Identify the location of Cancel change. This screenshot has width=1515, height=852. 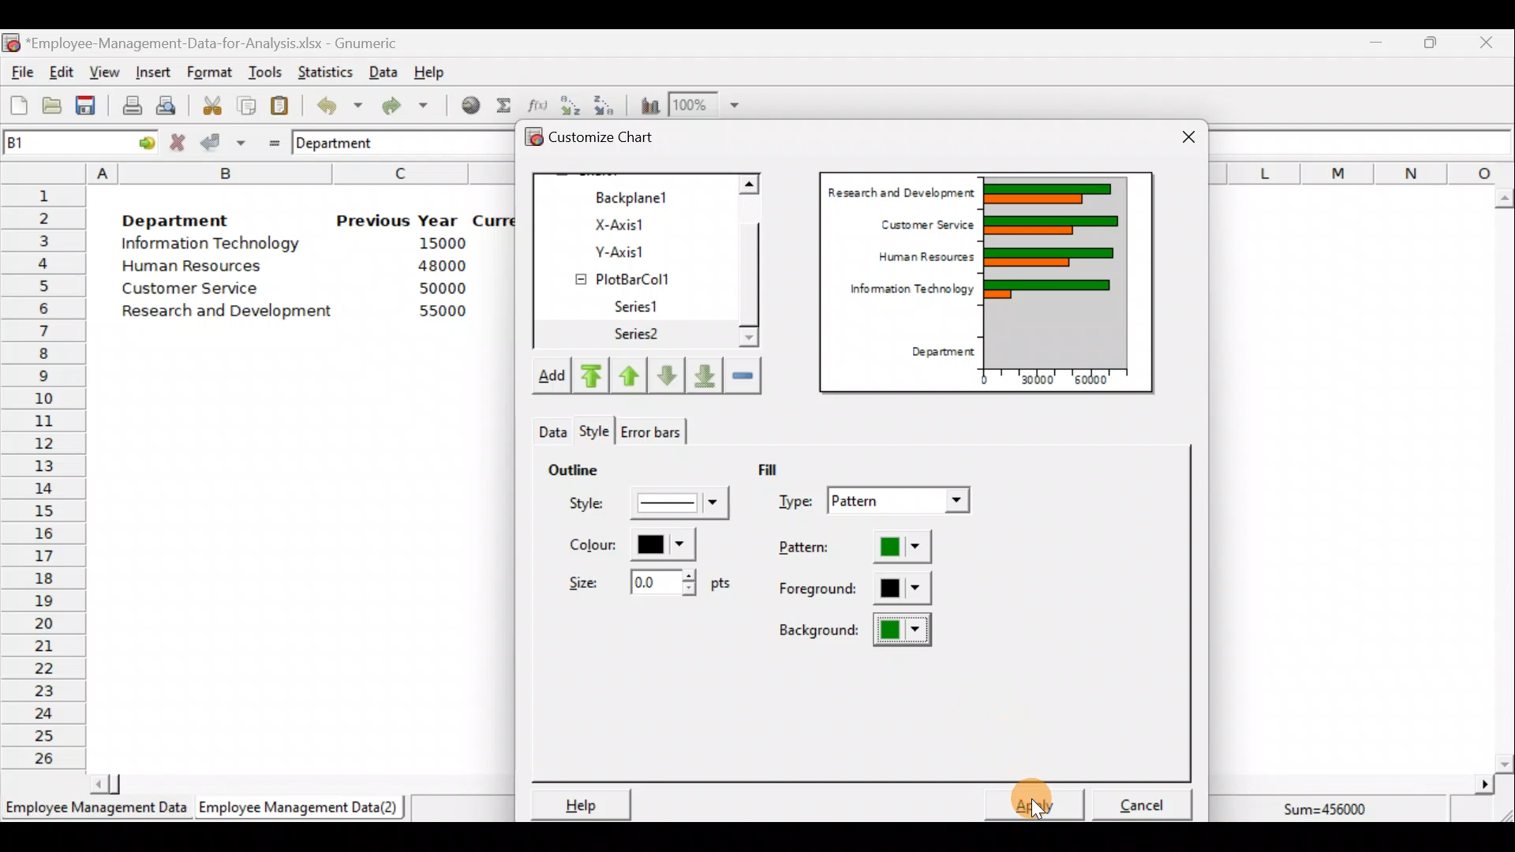
(180, 142).